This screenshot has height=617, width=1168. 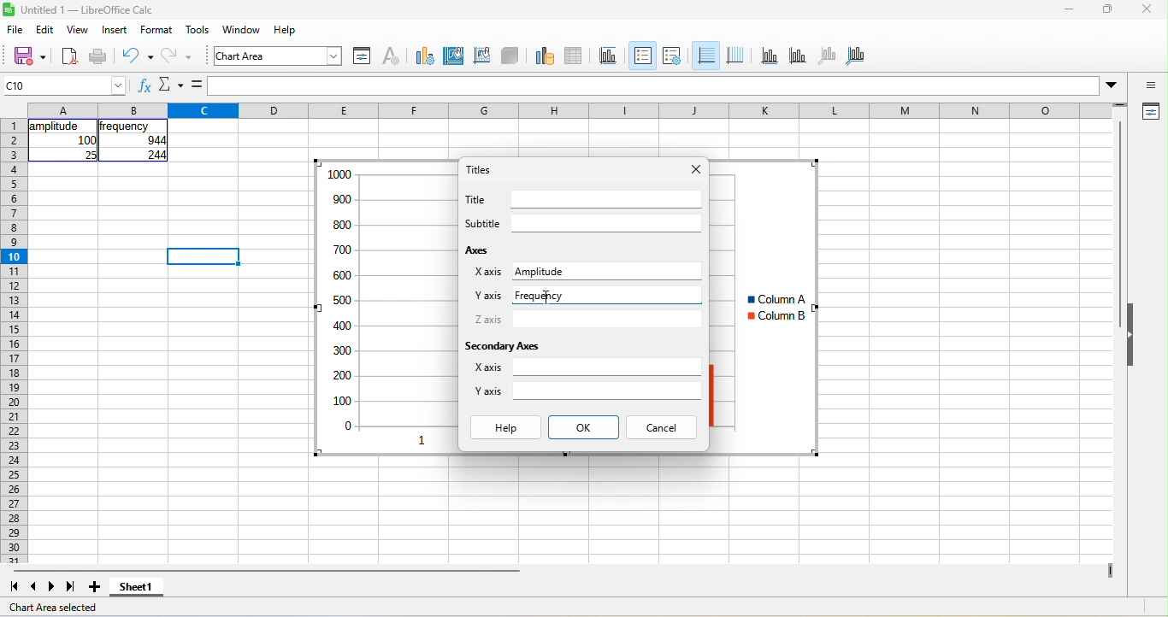 I want to click on Subtitle, so click(x=483, y=223).